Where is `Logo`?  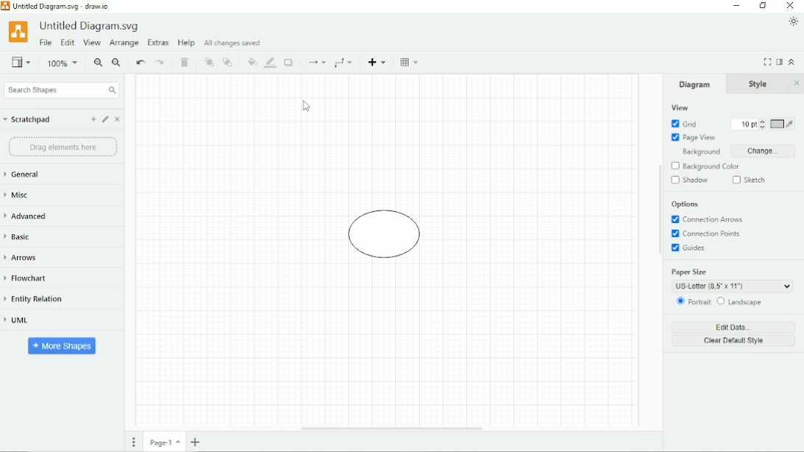
Logo is located at coordinates (18, 32).